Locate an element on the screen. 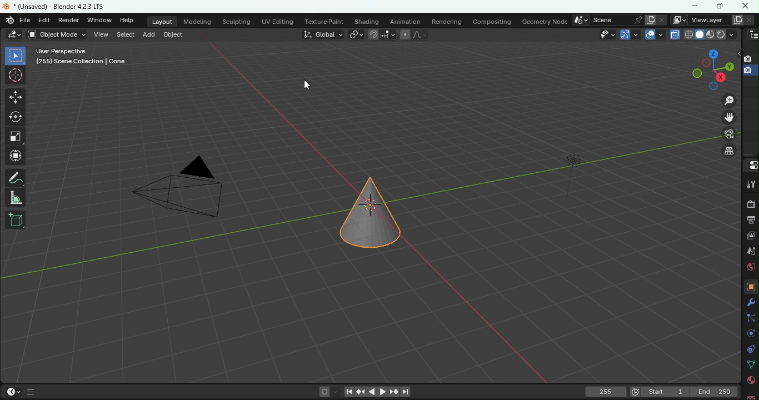 The height and width of the screenshot is (400, 759). Render is located at coordinates (70, 20).